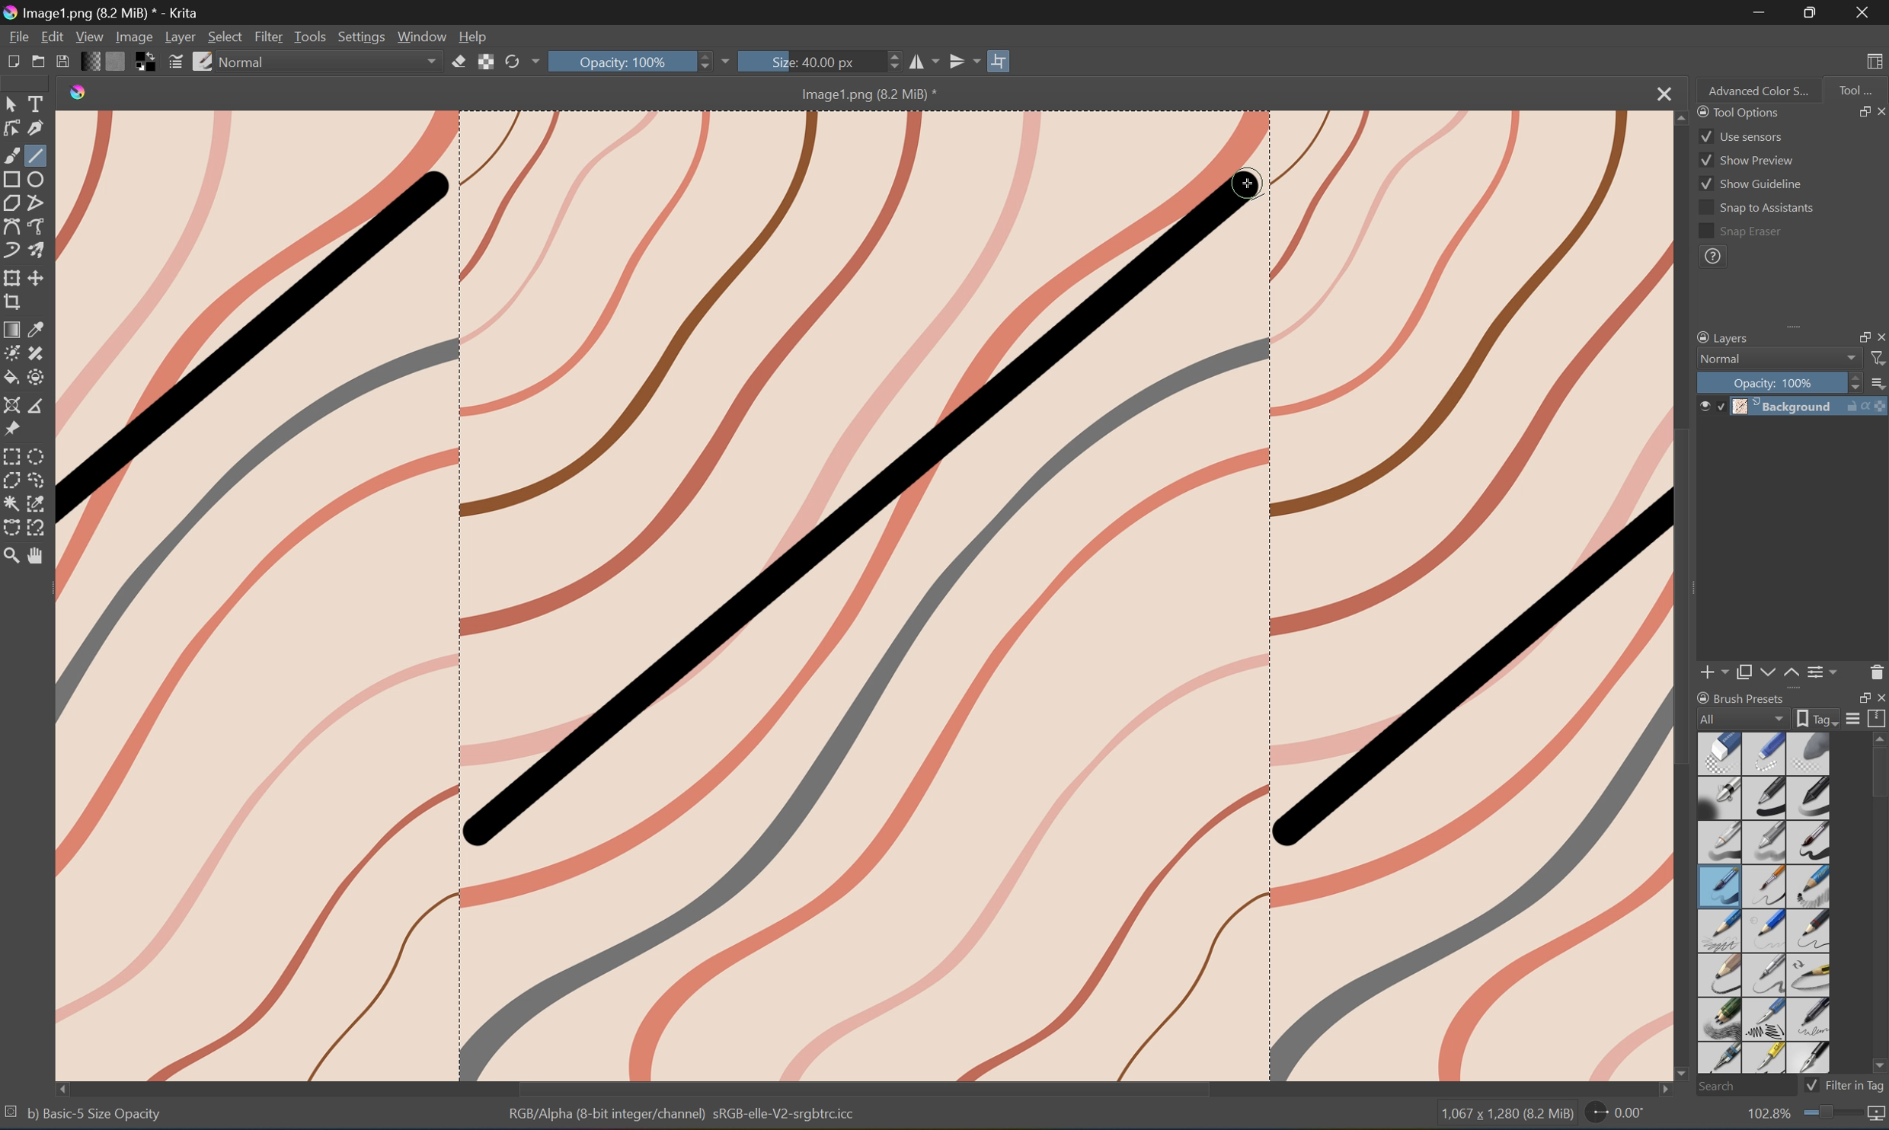 The image size is (1889, 1130). What do you see at coordinates (39, 248) in the screenshot?
I see `Multibrush tool` at bounding box center [39, 248].